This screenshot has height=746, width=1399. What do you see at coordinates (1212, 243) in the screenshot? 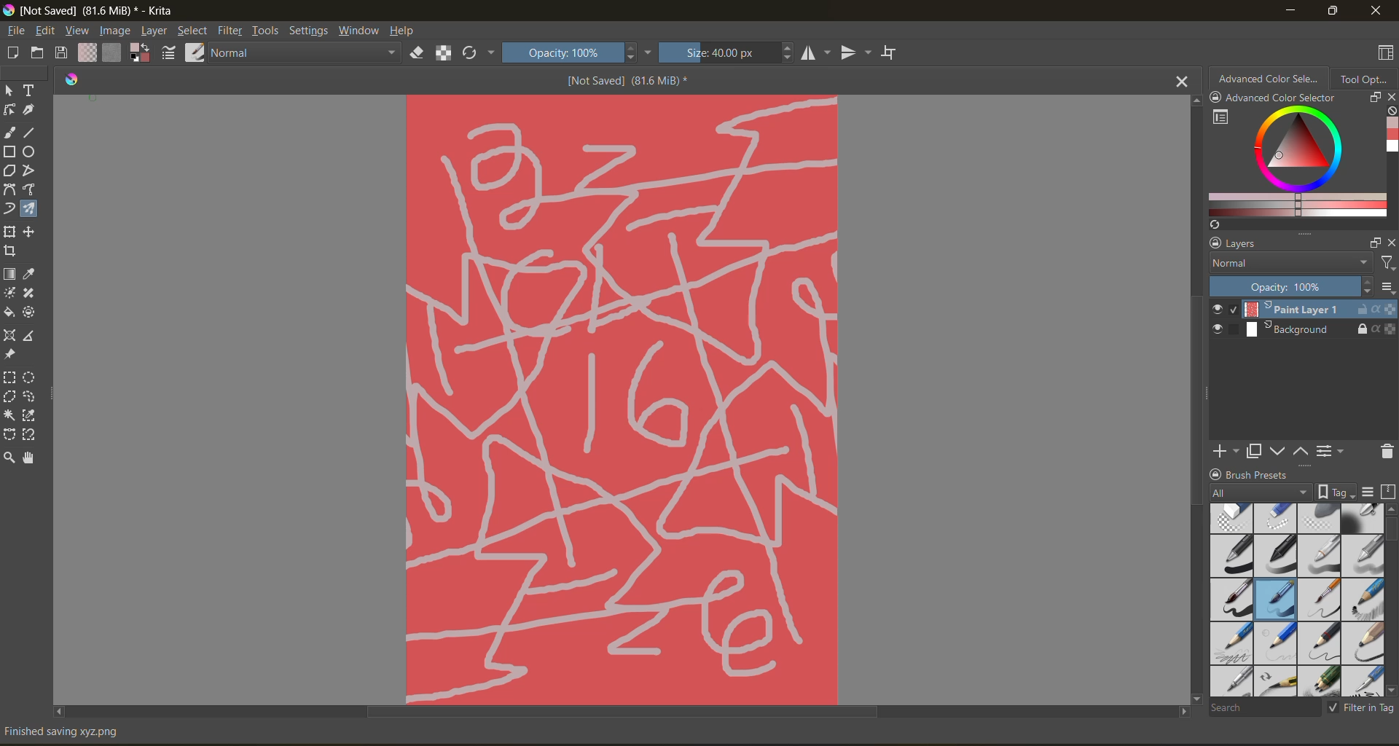
I see `lock/unlock docker` at bounding box center [1212, 243].